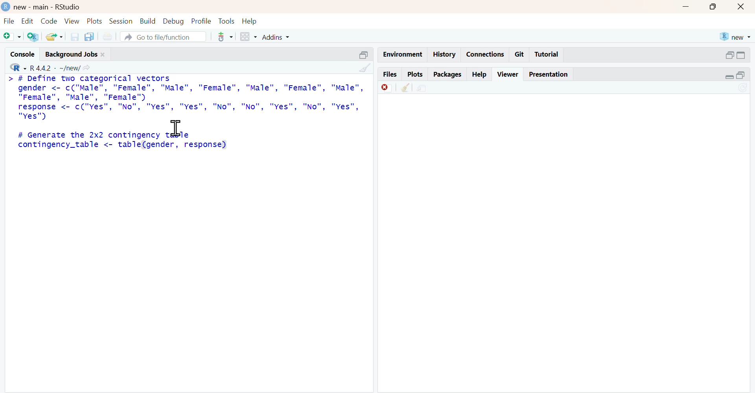 The width and height of the screenshot is (755, 393). Describe the element at coordinates (403, 54) in the screenshot. I see `Environment ` at that location.